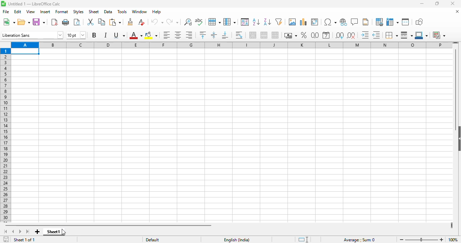  I want to click on copy, so click(102, 21).